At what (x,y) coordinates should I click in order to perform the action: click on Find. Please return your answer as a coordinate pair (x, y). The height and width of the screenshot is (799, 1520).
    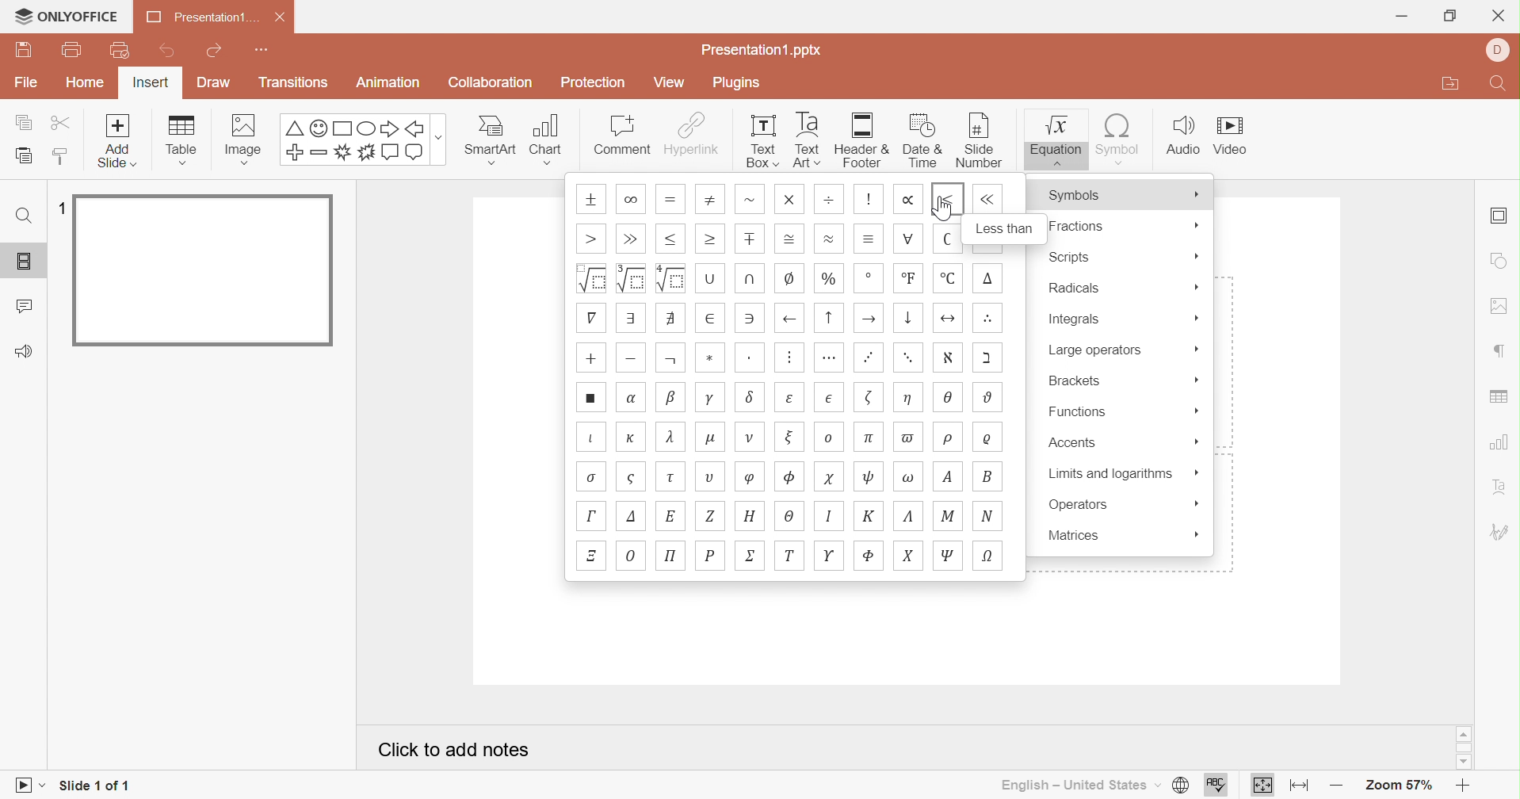
    Looking at the image, I should click on (27, 217).